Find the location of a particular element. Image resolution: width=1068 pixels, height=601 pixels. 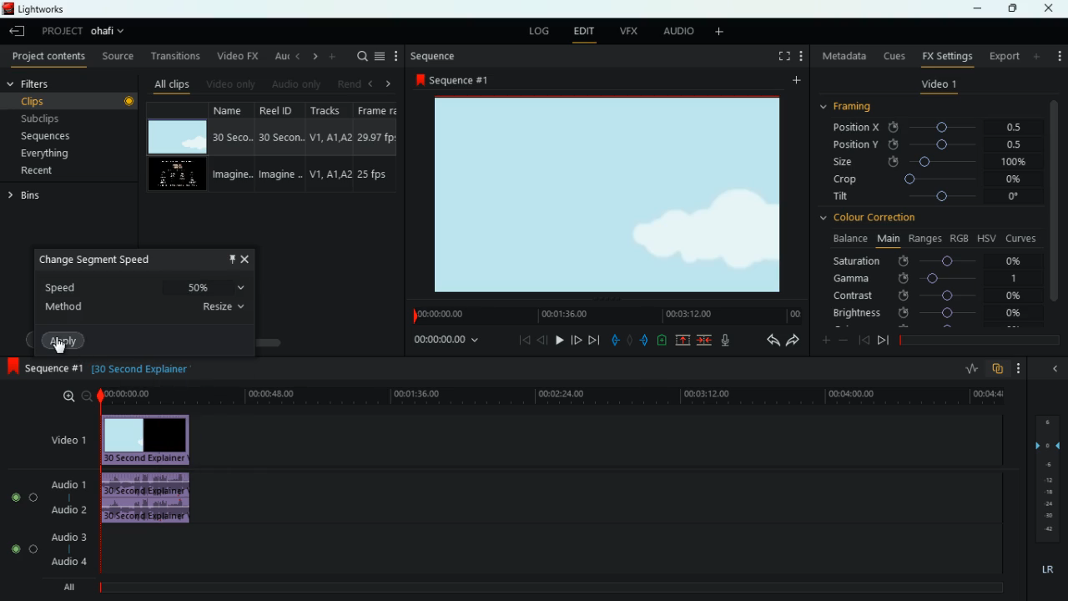

rgb is located at coordinates (960, 237).